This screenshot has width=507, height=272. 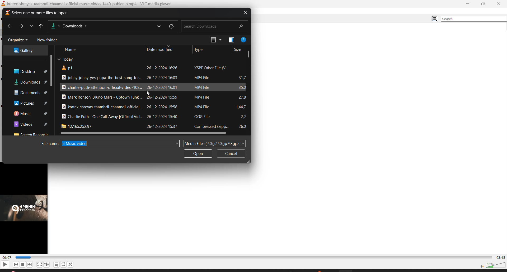 What do you see at coordinates (19, 41) in the screenshot?
I see `organize` at bounding box center [19, 41].